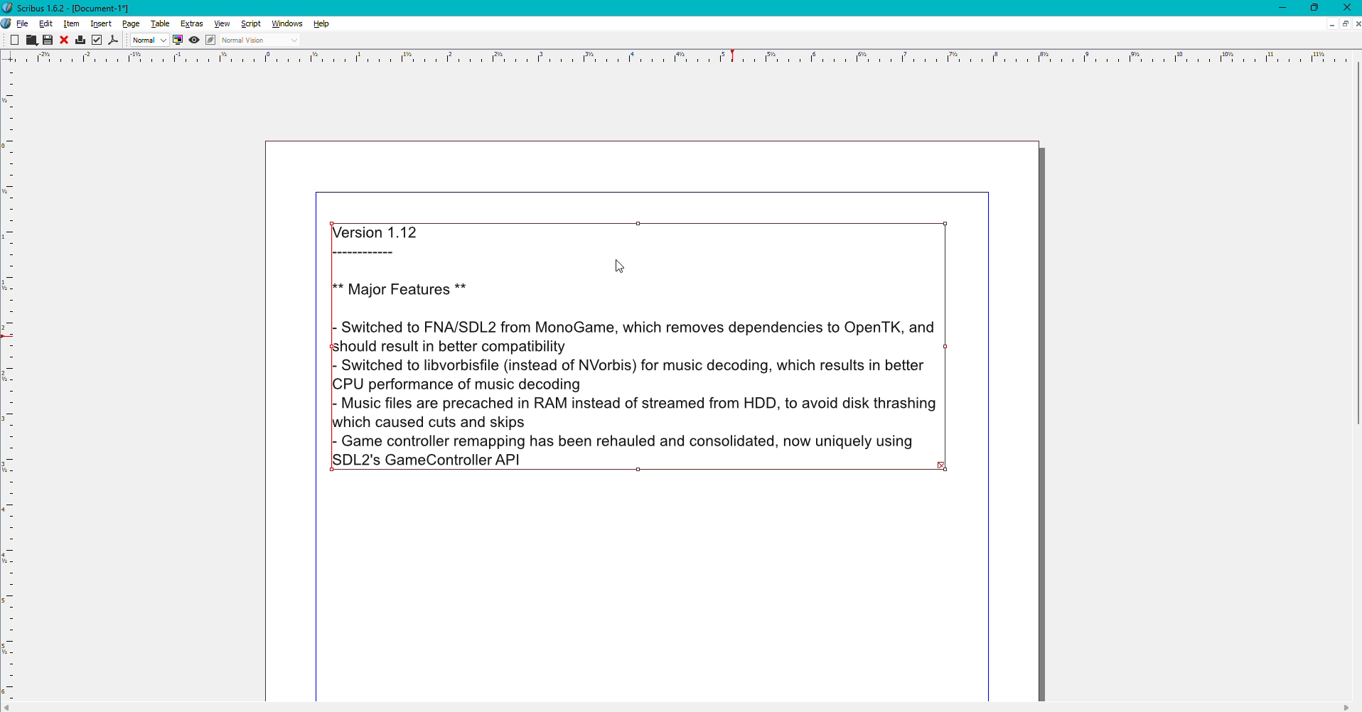 The width and height of the screenshot is (1362, 712). Describe the element at coordinates (250, 24) in the screenshot. I see `Script` at that location.